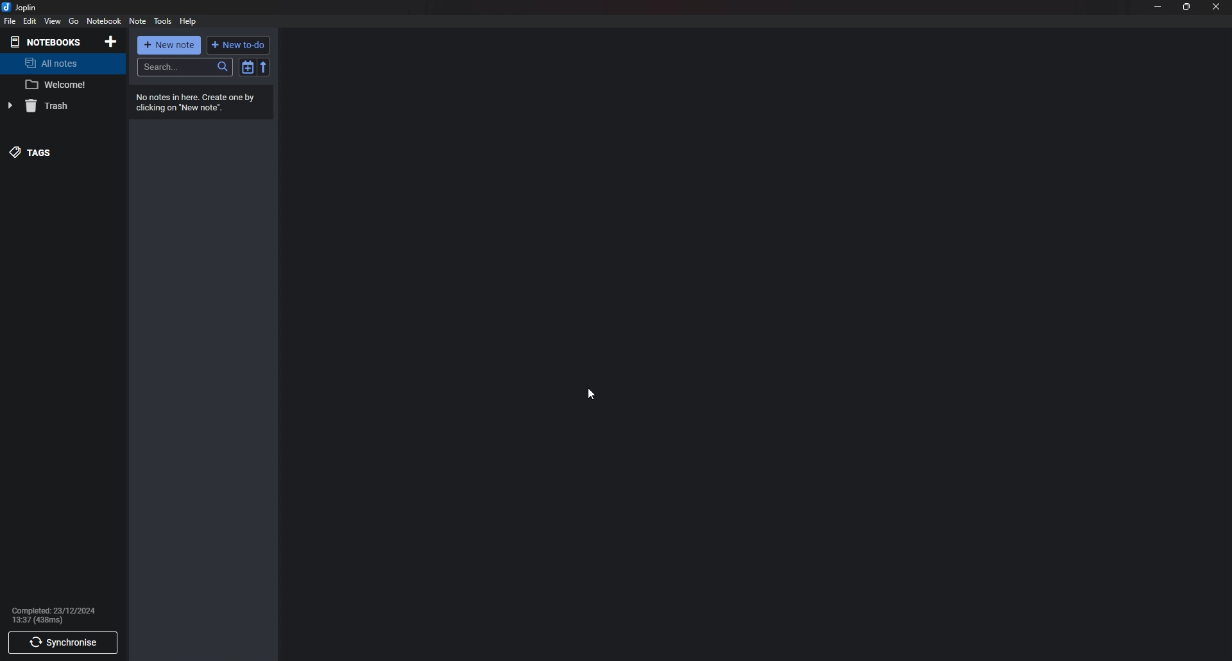 The image size is (1232, 661). What do you see at coordinates (60, 616) in the screenshot?
I see `Completed: 23/12/2024
13:37 (438ms)` at bounding box center [60, 616].